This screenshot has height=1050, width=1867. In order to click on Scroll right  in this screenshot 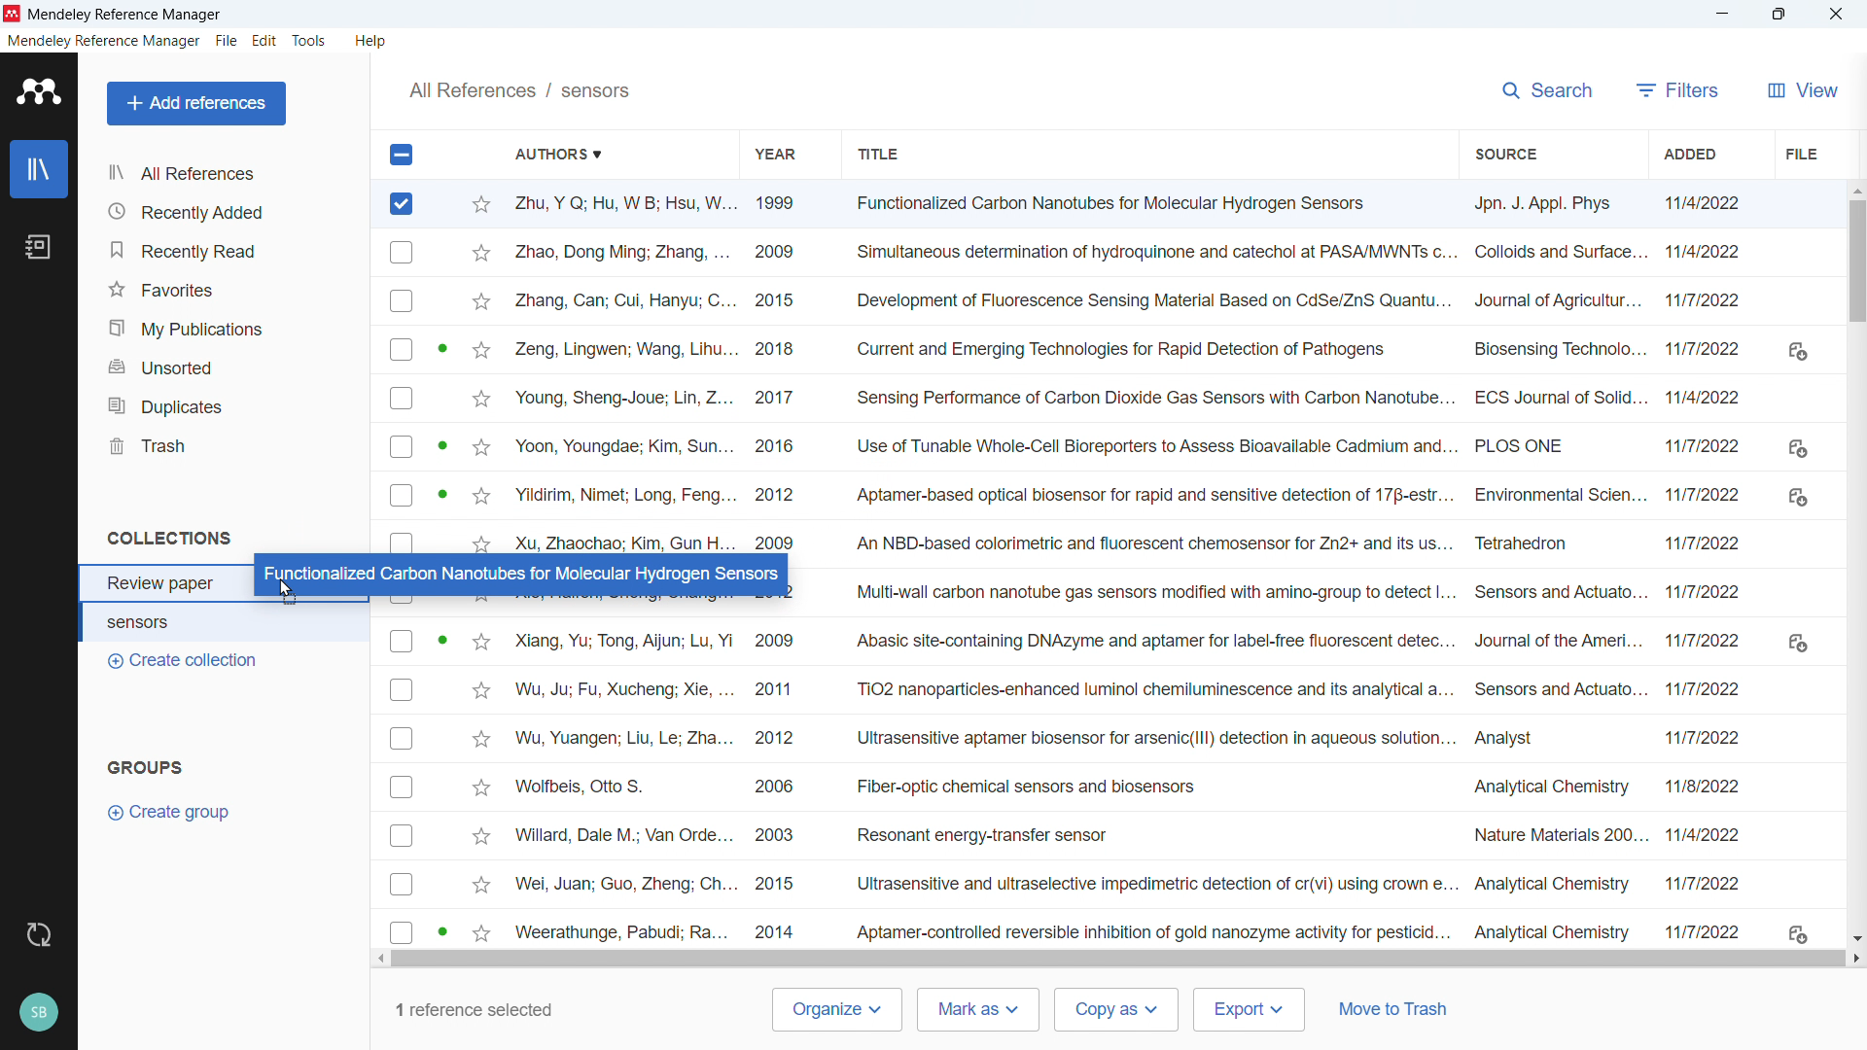, I will do `click(1855, 958)`.